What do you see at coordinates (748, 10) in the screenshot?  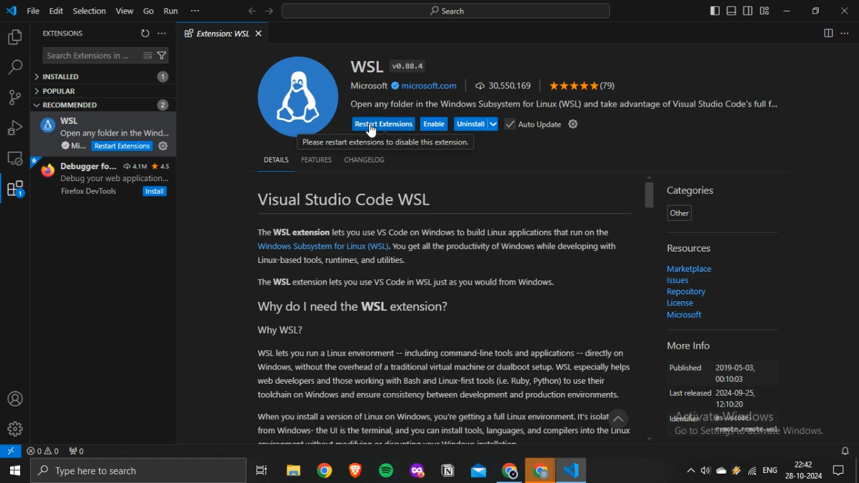 I see `toggle secondary sidebar` at bounding box center [748, 10].